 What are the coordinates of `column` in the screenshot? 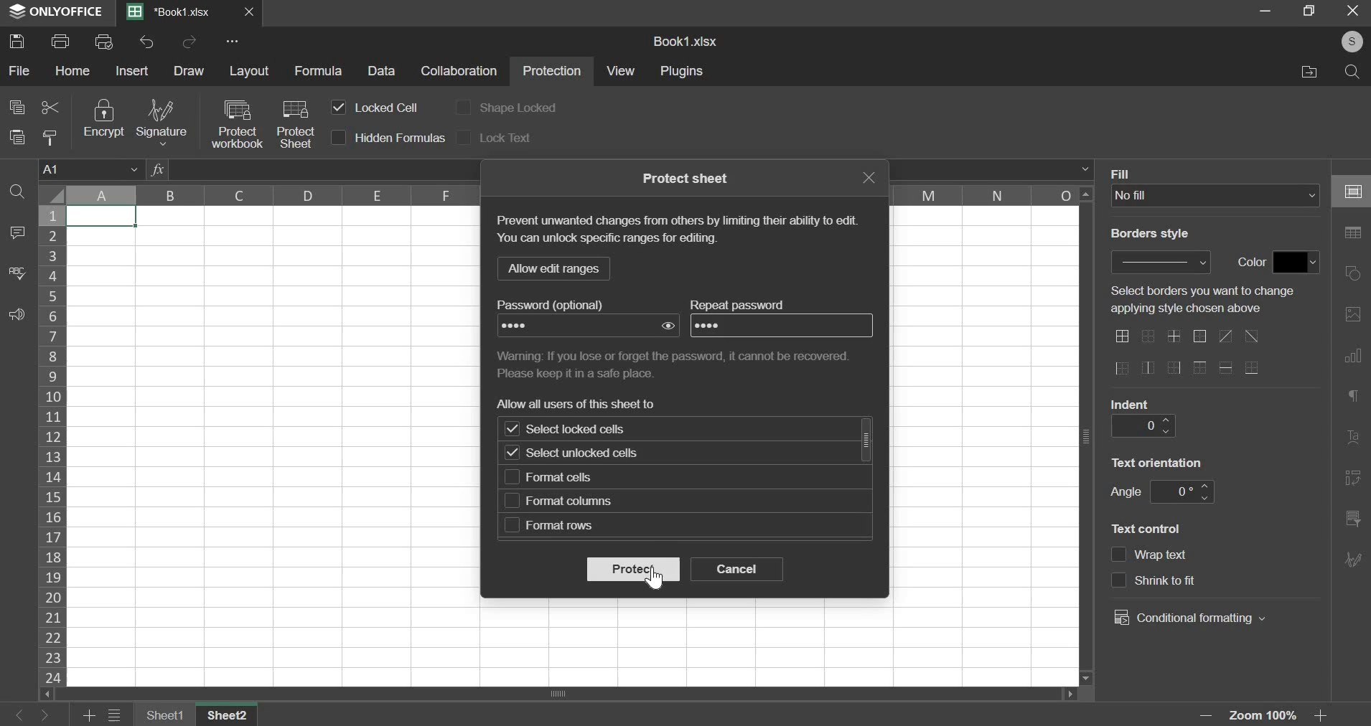 It's located at (268, 194).